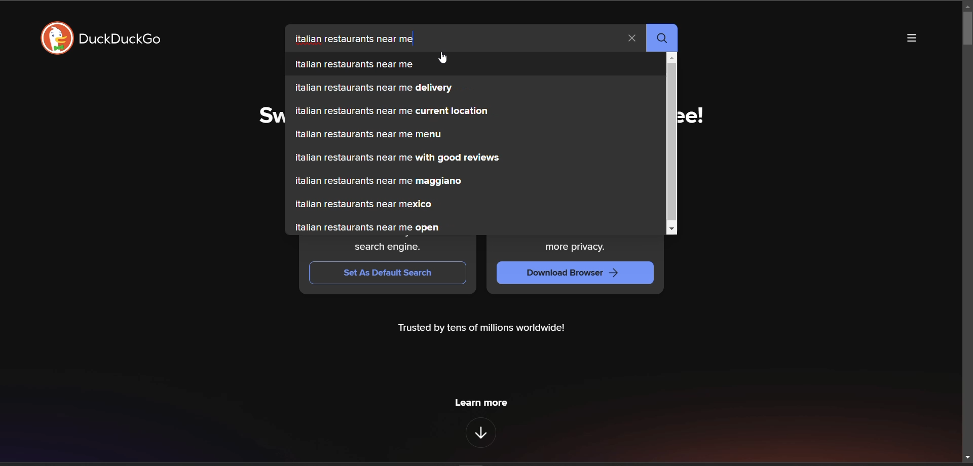 Image resolution: width=973 pixels, height=466 pixels. What do you see at coordinates (475, 227) in the screenshot?
I see `italian restaurants near me open` at bounding box center [475, 227].